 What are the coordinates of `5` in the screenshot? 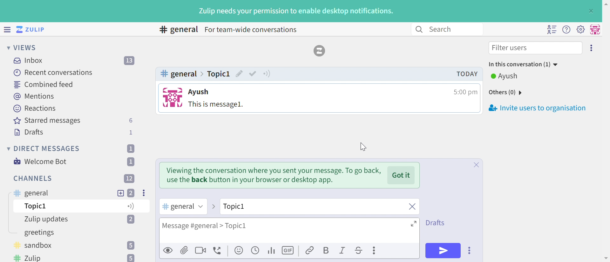 It's located at (131, 219).